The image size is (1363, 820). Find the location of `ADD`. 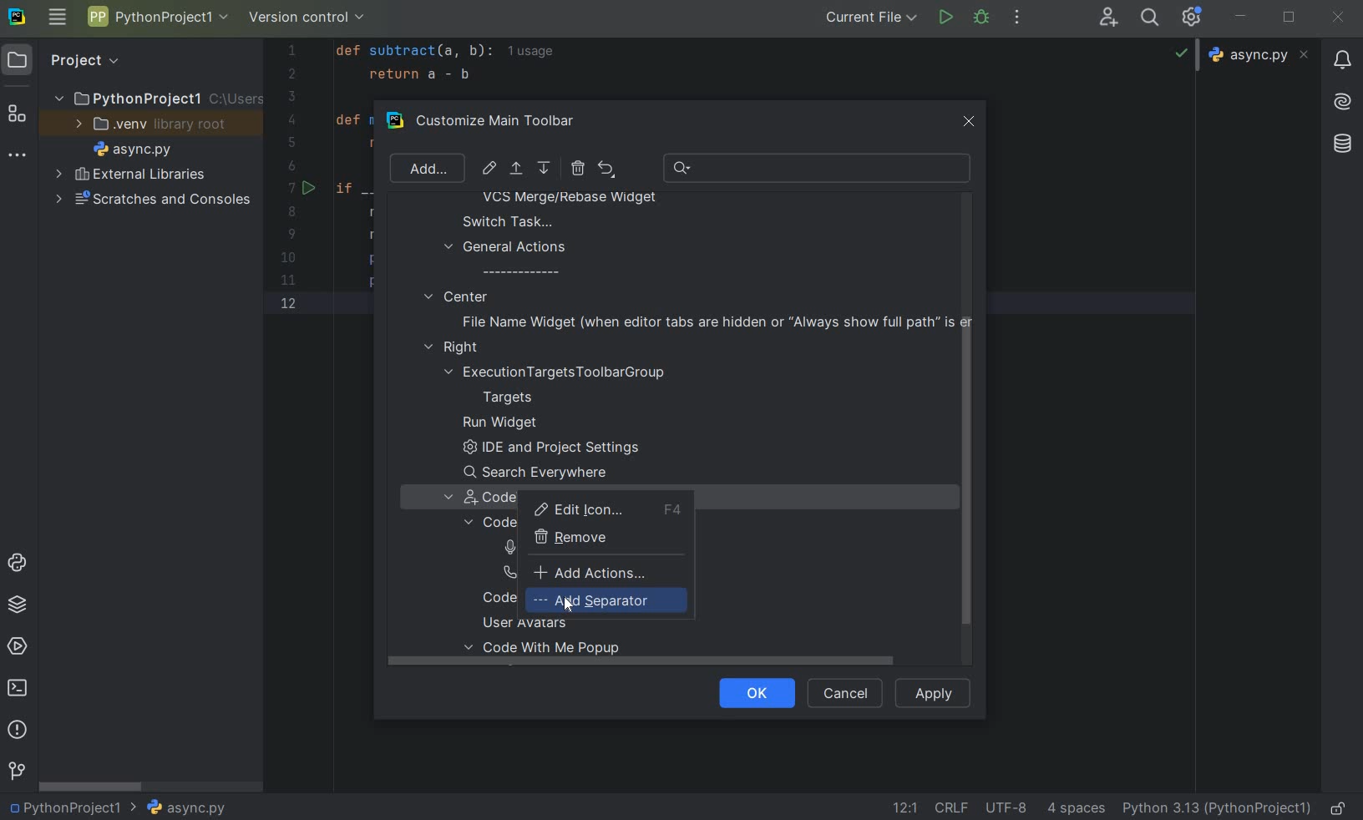

ADD is located at coordinates (425, 168).